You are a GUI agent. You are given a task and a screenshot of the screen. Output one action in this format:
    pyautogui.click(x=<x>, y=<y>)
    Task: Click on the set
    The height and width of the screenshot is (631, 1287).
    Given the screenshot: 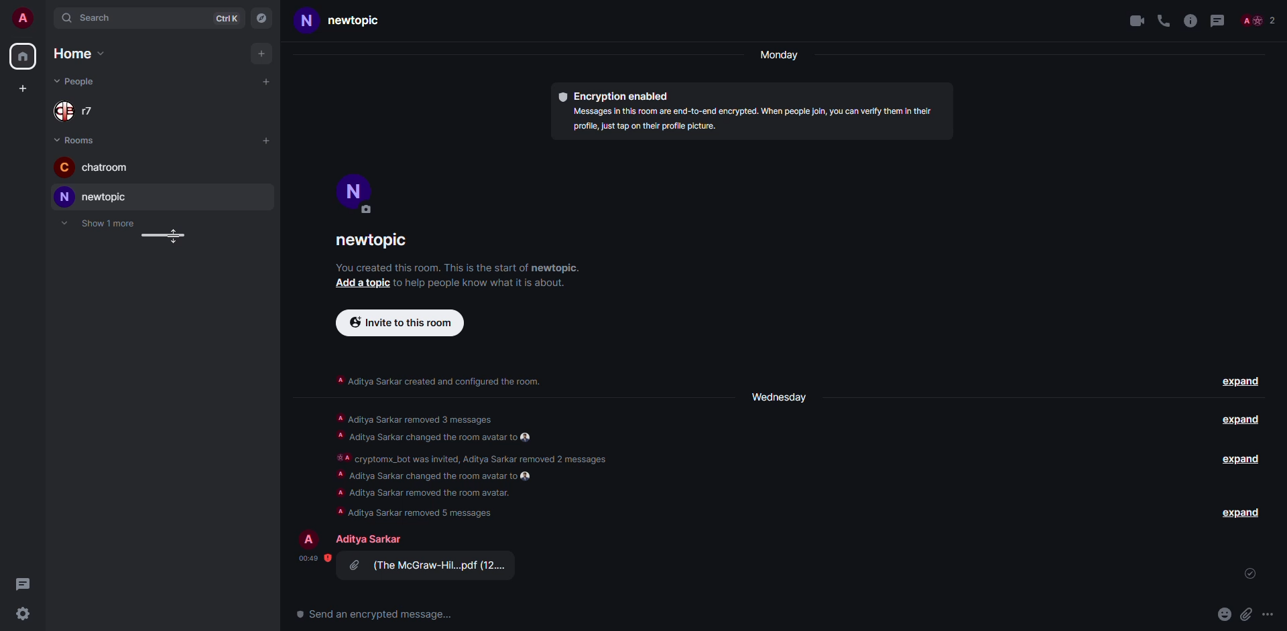 What is the action you would take?
    pyautogui.click(x=1251, y=575)
    